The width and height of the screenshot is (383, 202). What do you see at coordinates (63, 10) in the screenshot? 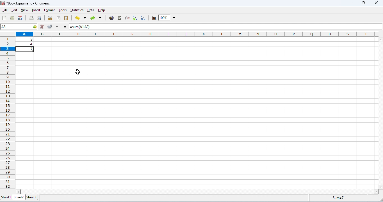
I see `tools` at bounding box center [63, 10].